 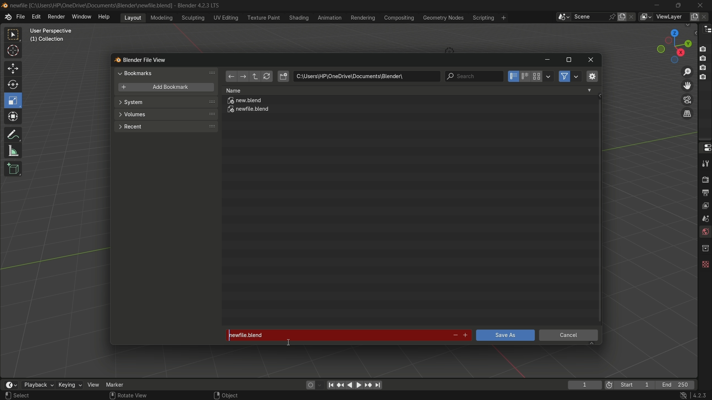 What do you see at coordinates (93, 384) in the screenshot?
I see `view` at bounding box center [93, 384].